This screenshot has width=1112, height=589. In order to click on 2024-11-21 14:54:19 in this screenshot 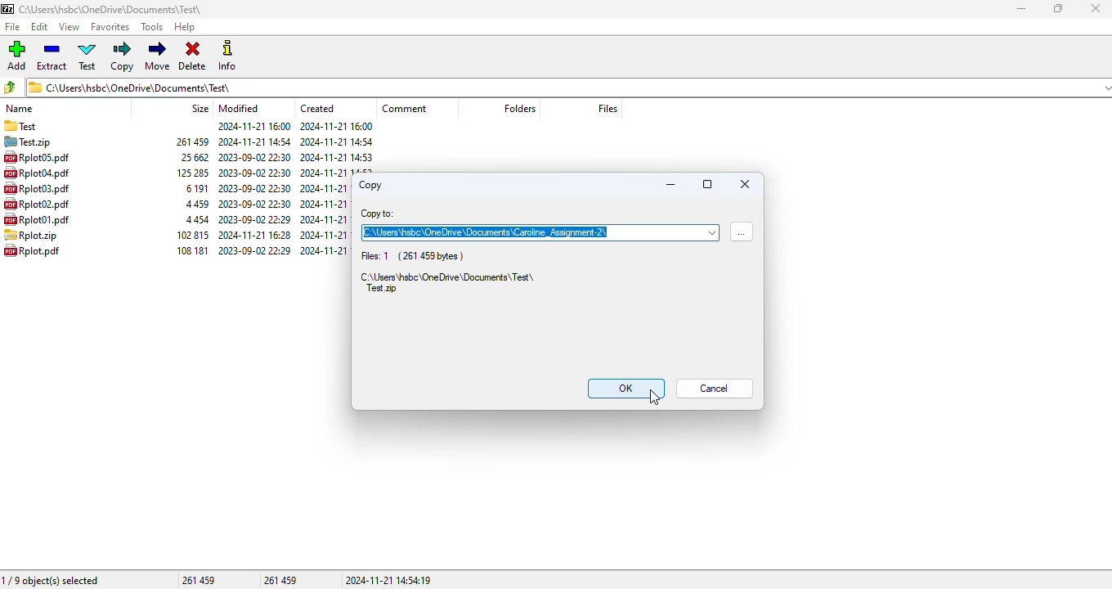, I will do `click(388, 580)`.